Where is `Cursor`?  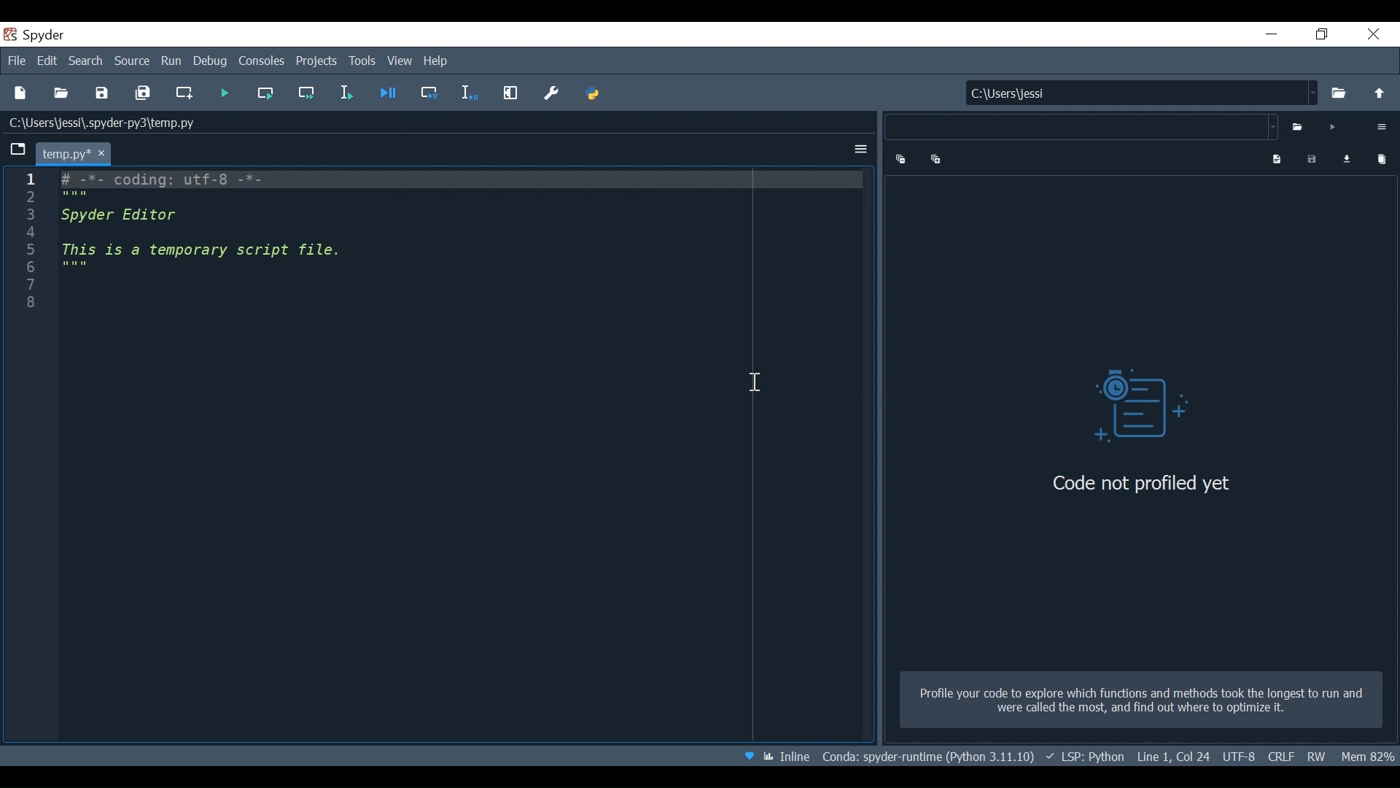
Cursor is located at coordinates (753, 380).